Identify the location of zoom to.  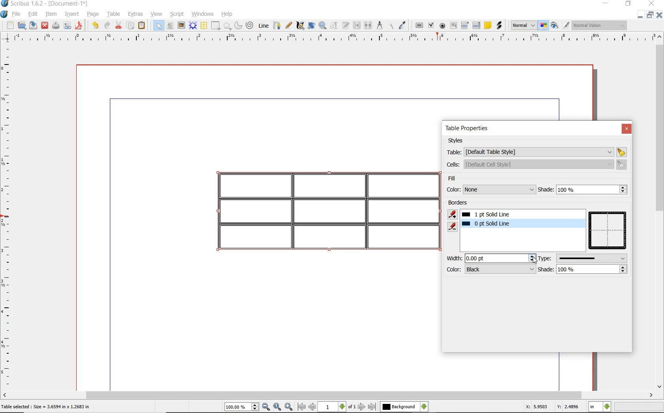
(277, 407).